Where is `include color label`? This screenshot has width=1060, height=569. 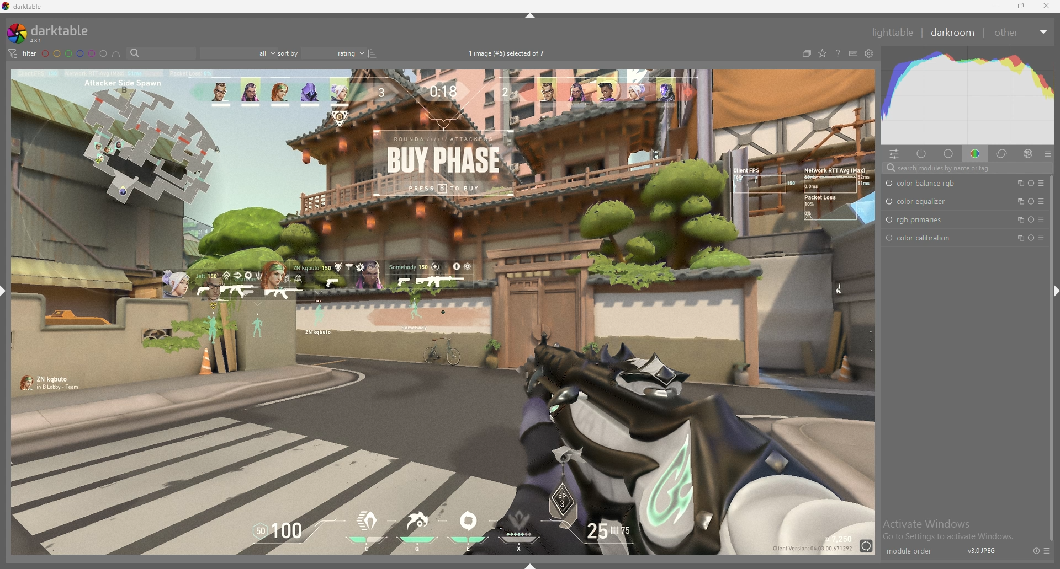
include color label is located at coordinates (116, 54).